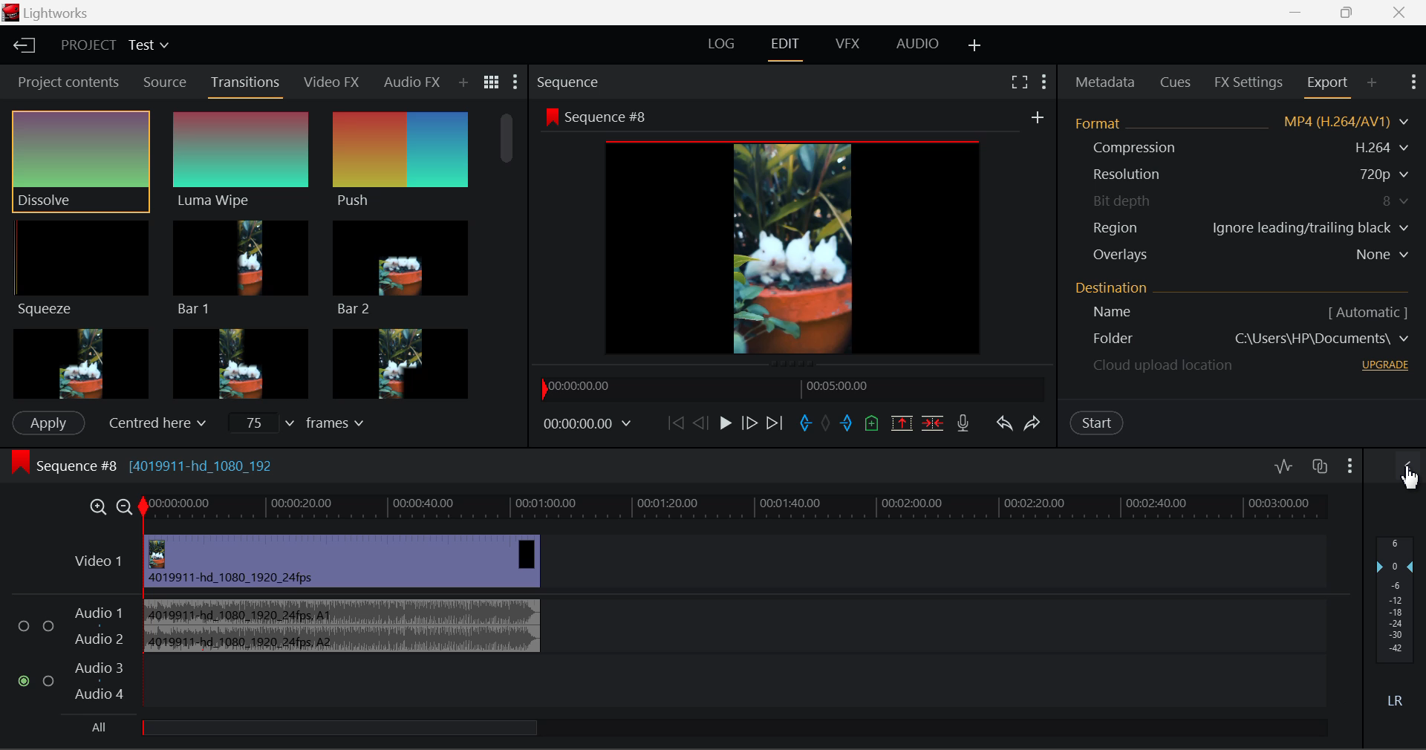 The width and height of the screenshot is (1426, 750). Describe the element at coordinates (1244, 339) in the screenshot. I see `Destination Folder` at that location.